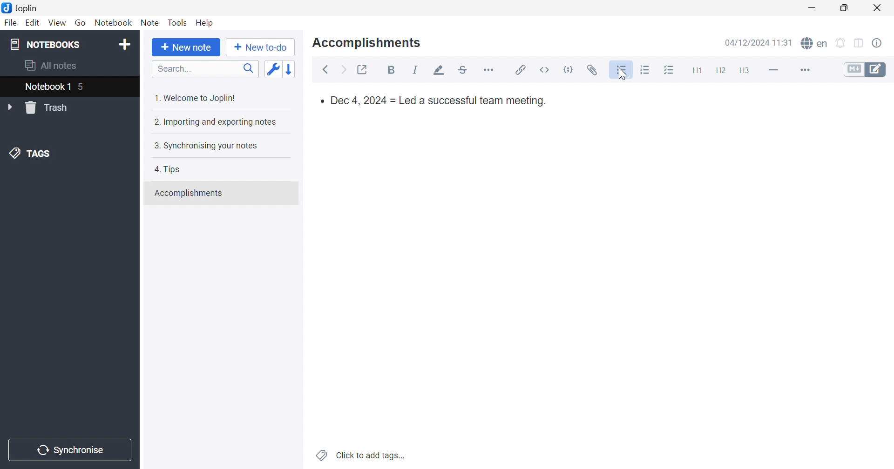  Describe the element at coordinates (83, 87) in the screenshot. I see `5` at that location.